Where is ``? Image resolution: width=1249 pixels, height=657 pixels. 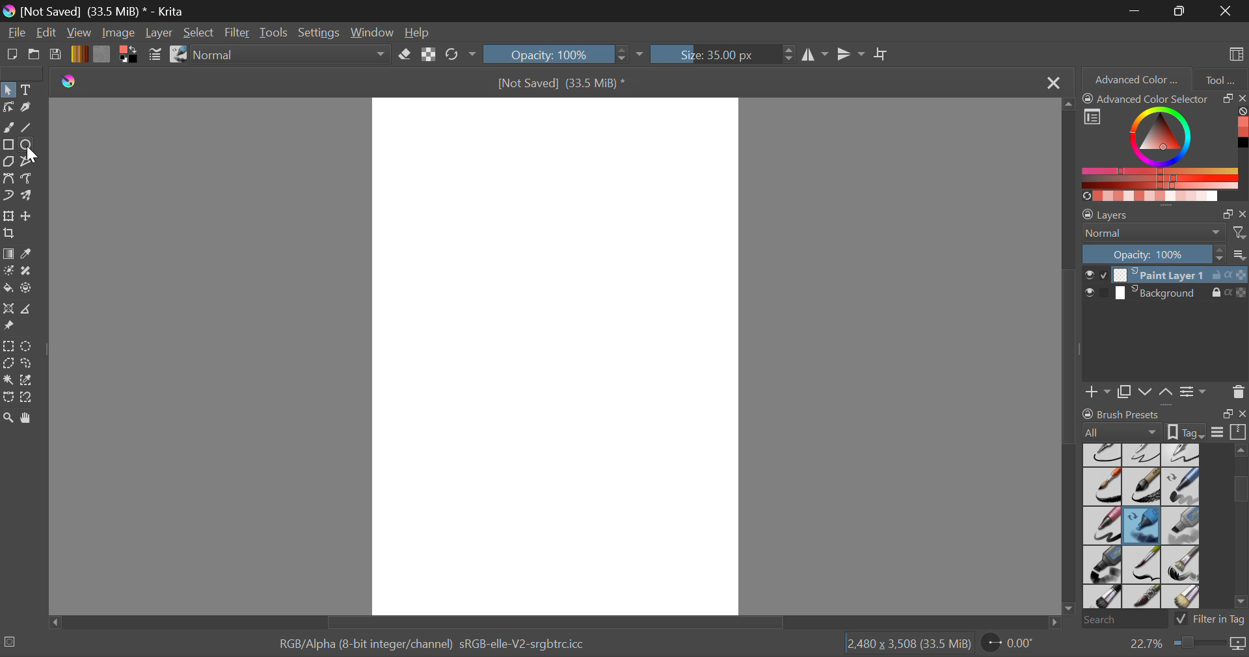
 is located at coordinates (47, 34).